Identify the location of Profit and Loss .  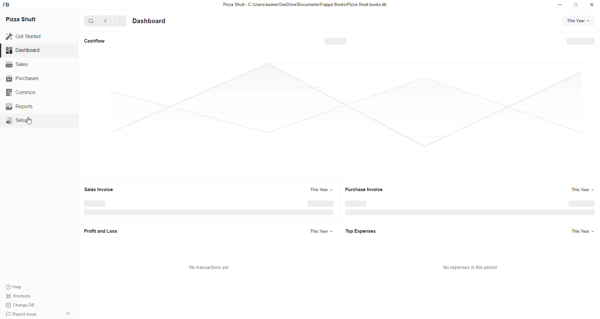
(97, 229).